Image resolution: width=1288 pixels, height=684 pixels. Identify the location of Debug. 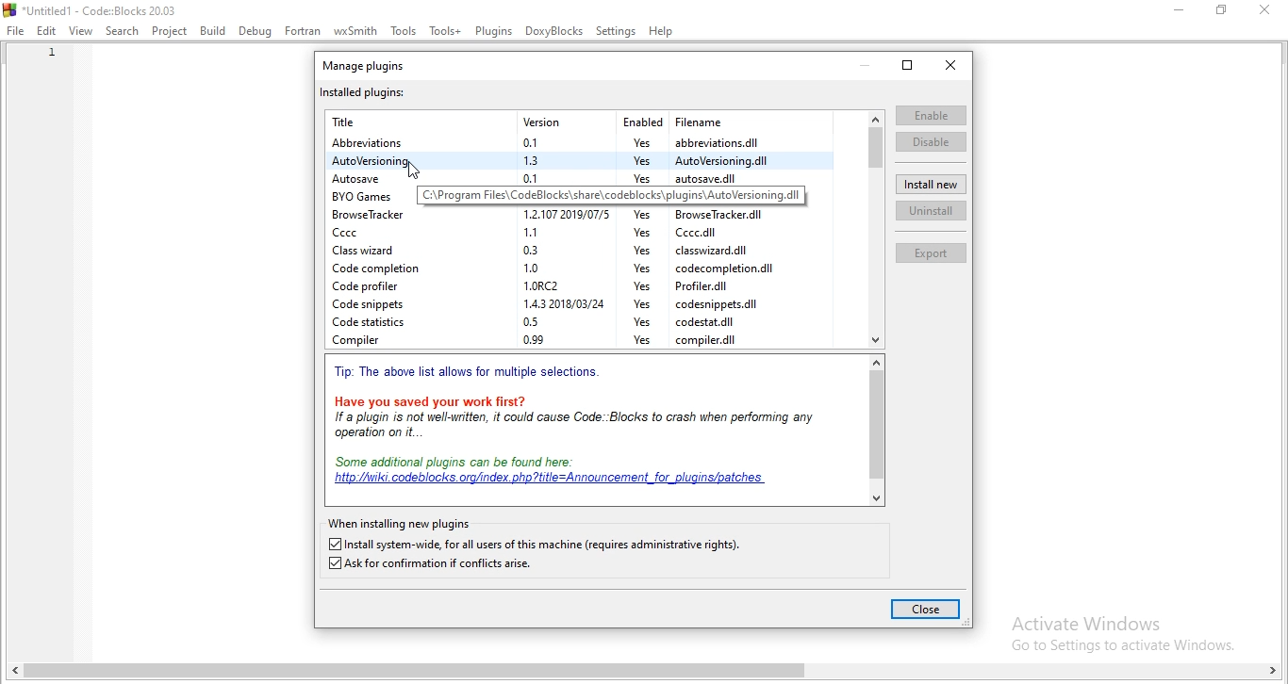
(255, 32).